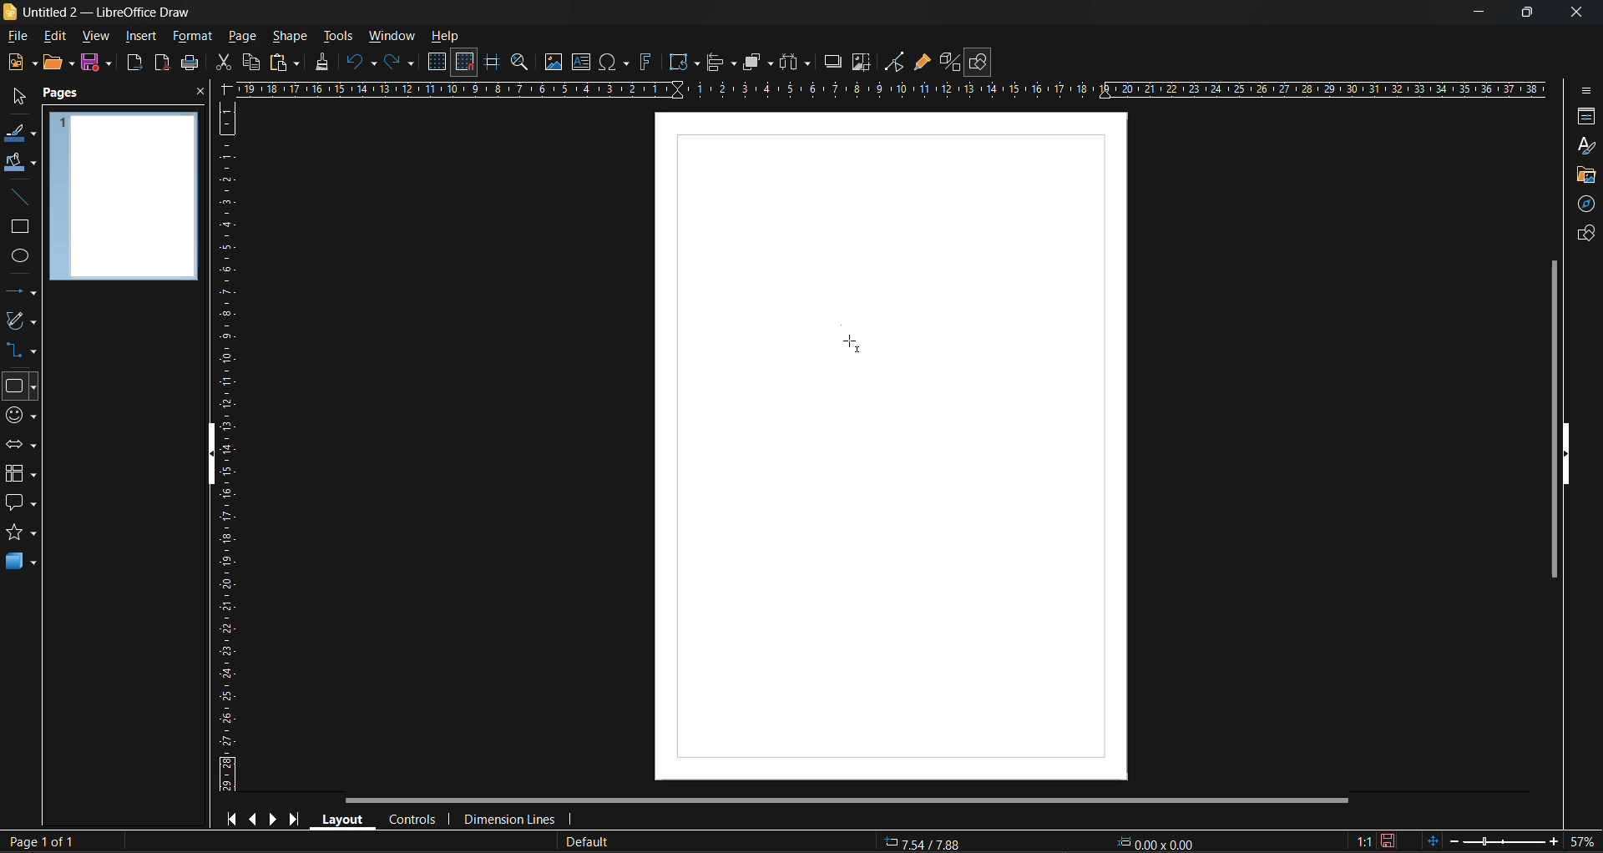  I want to click on new, so click(21, 62).